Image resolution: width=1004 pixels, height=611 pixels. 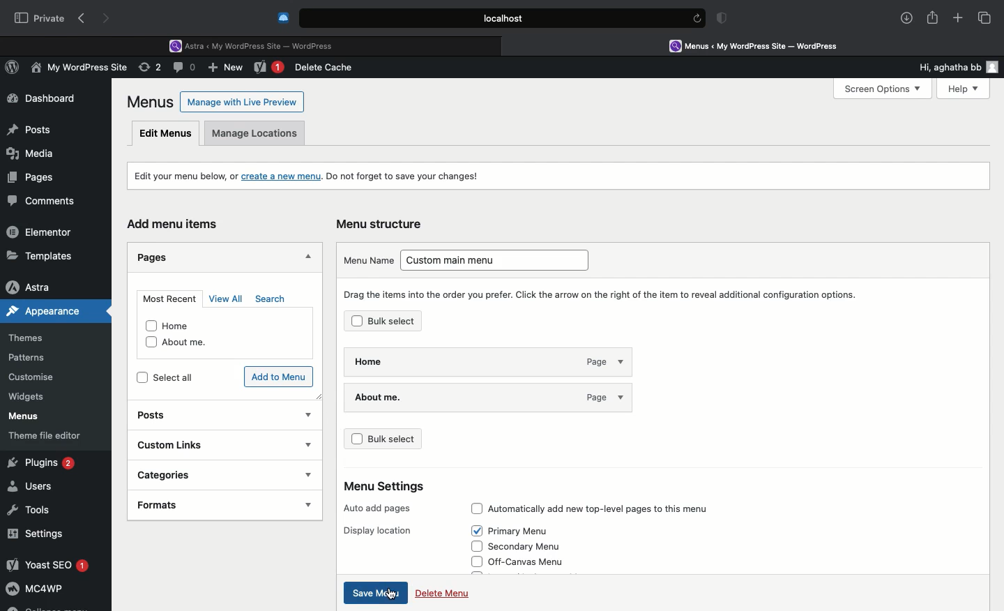 I want to click on Pages, so click(x=156, y=256).